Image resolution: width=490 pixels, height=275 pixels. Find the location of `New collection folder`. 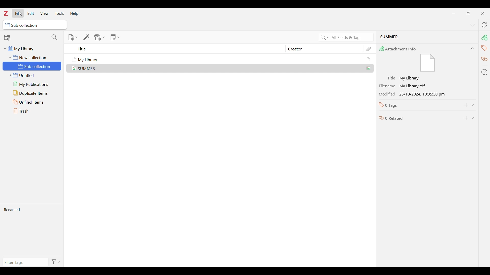

New collection folder is located at coordinates (30, 57).